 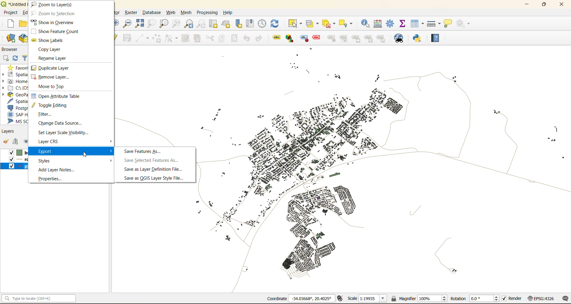 What do you see at coordinates (371, 39) in the screenshot?
I see `rotate a label` at bounding box center [371, 39].